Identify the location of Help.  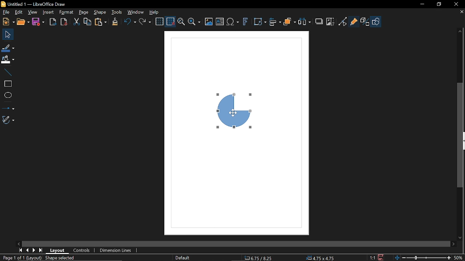
(156, 12).